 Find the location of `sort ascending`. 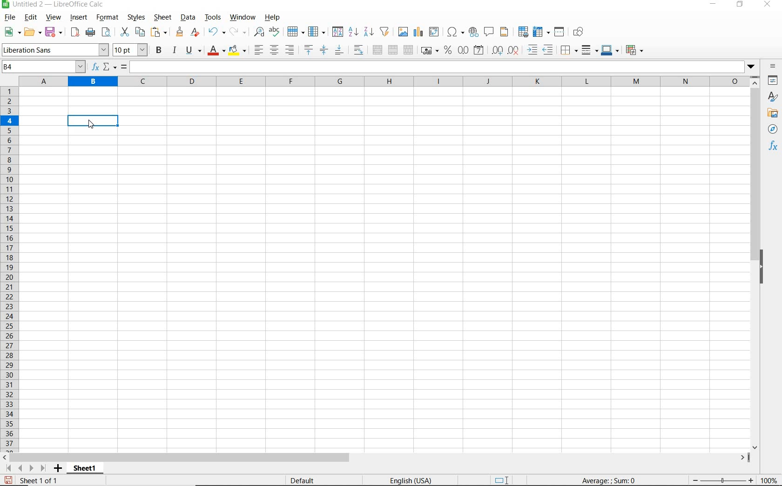

sort ascending is located at coordinates (353, 33).